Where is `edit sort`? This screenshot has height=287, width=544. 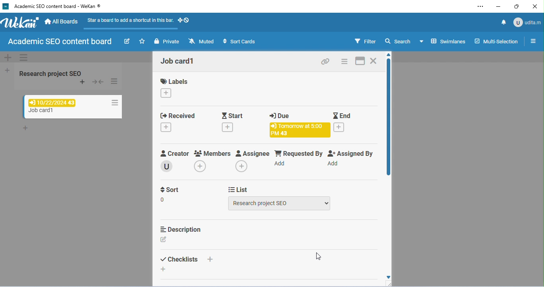
edit sort is located at coordinates (163, 199).